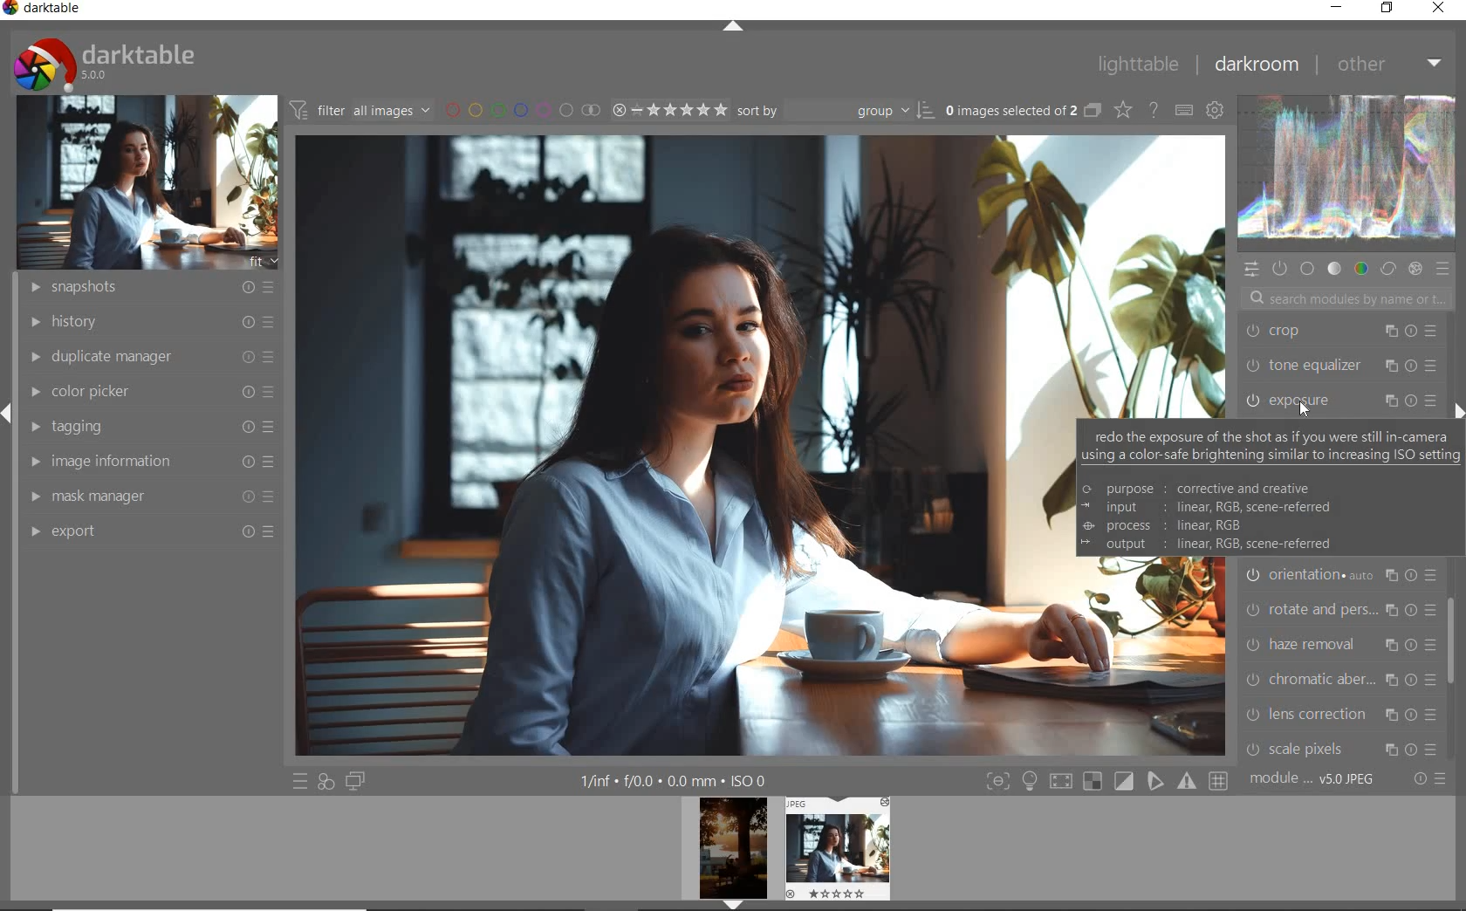  Describe the element at coordinates (1221, 516) in the screenshot. I see `© purpose : corrective and creative

~ input: linear, RGB, scene-referred
© process : linear, RGB

= output : linear, RGB, scene-referred` at that location.